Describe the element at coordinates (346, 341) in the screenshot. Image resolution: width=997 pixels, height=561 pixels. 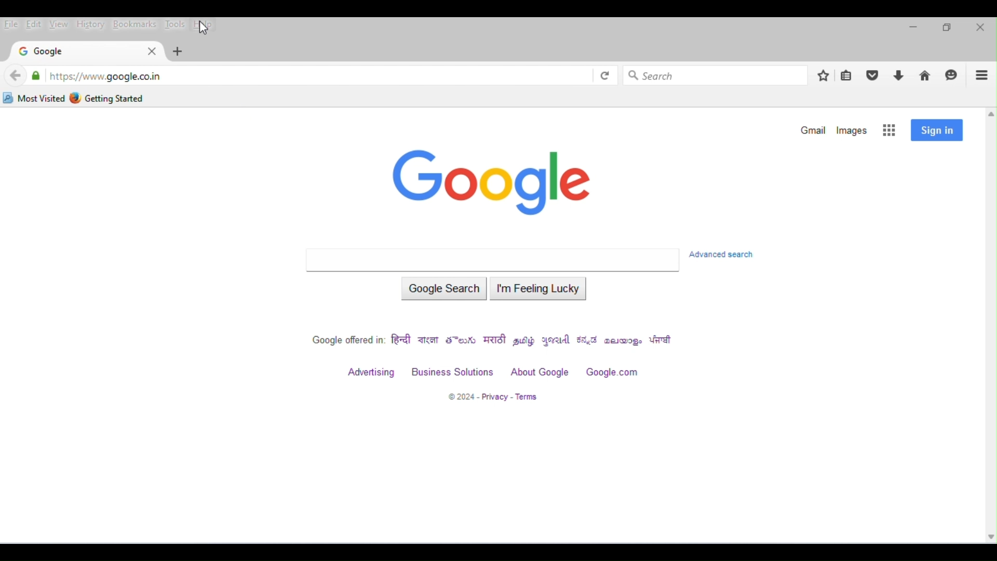
I see `google offered in` at that location.